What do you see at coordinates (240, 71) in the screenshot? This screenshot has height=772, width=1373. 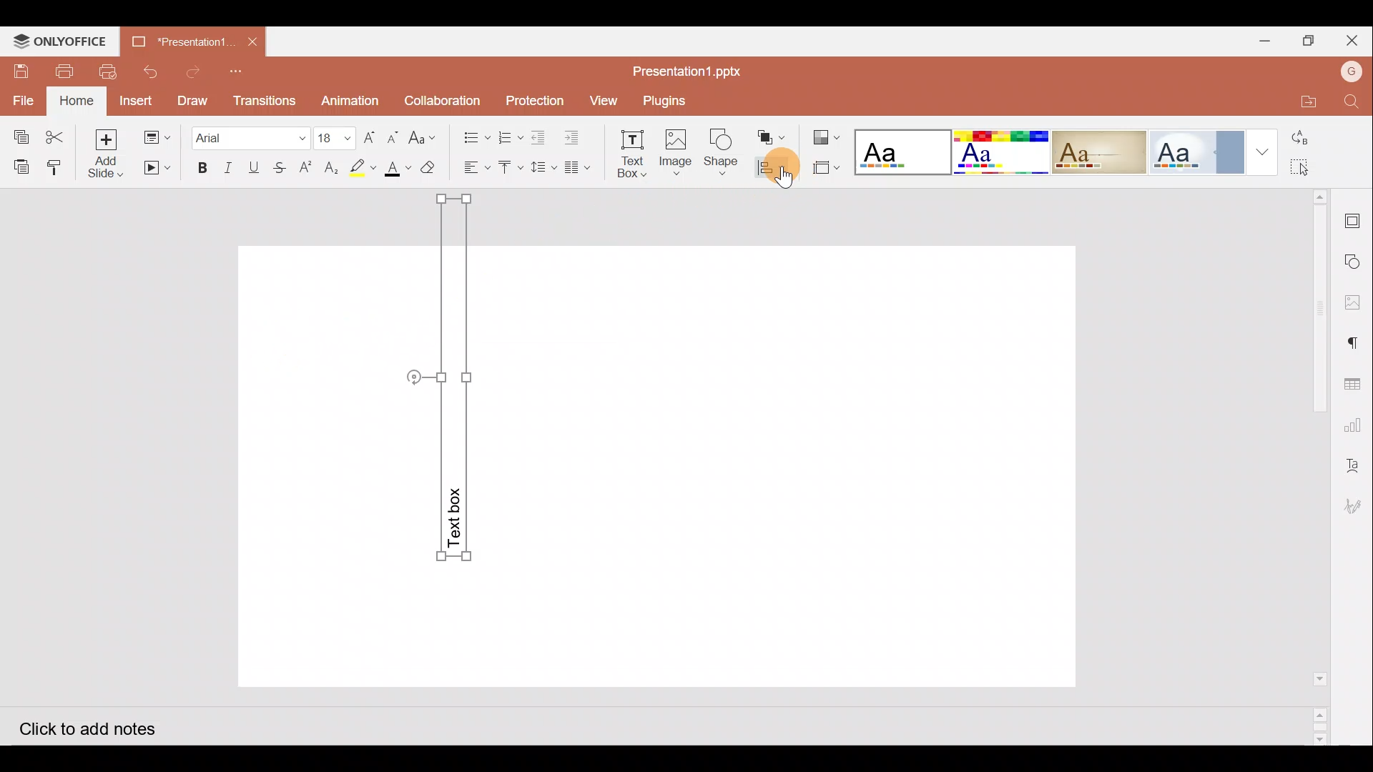 I see `Customize quick access` at bounding box center [240, 71].